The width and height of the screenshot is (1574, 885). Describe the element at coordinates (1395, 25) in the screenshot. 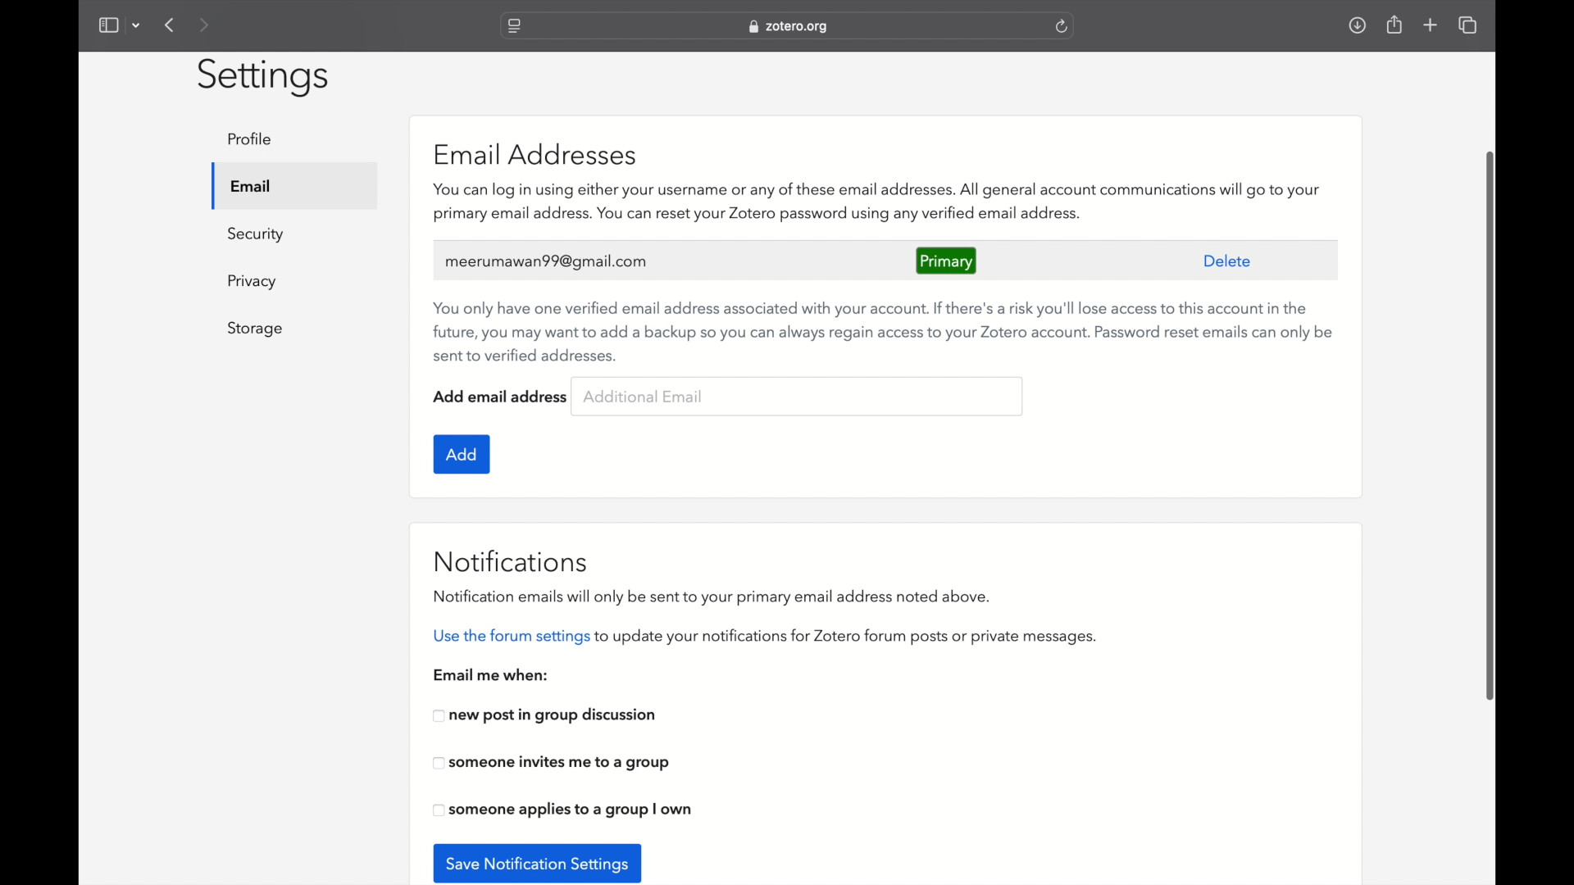

I see `share` at that location.